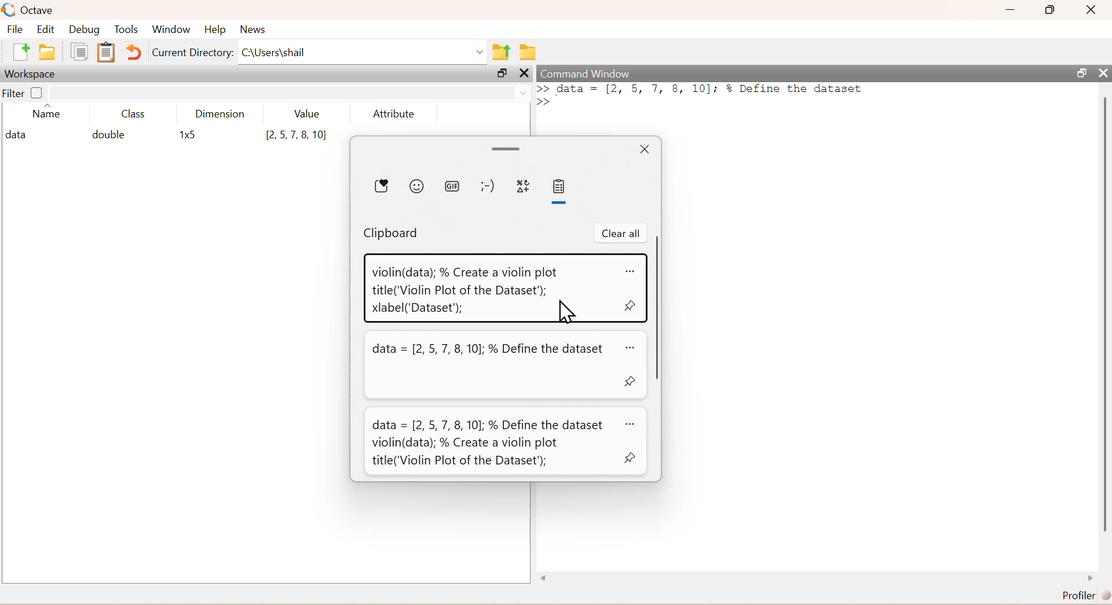  Describe the element at coordinates (630, 381) in the screenshot. I see `pin` at that location.